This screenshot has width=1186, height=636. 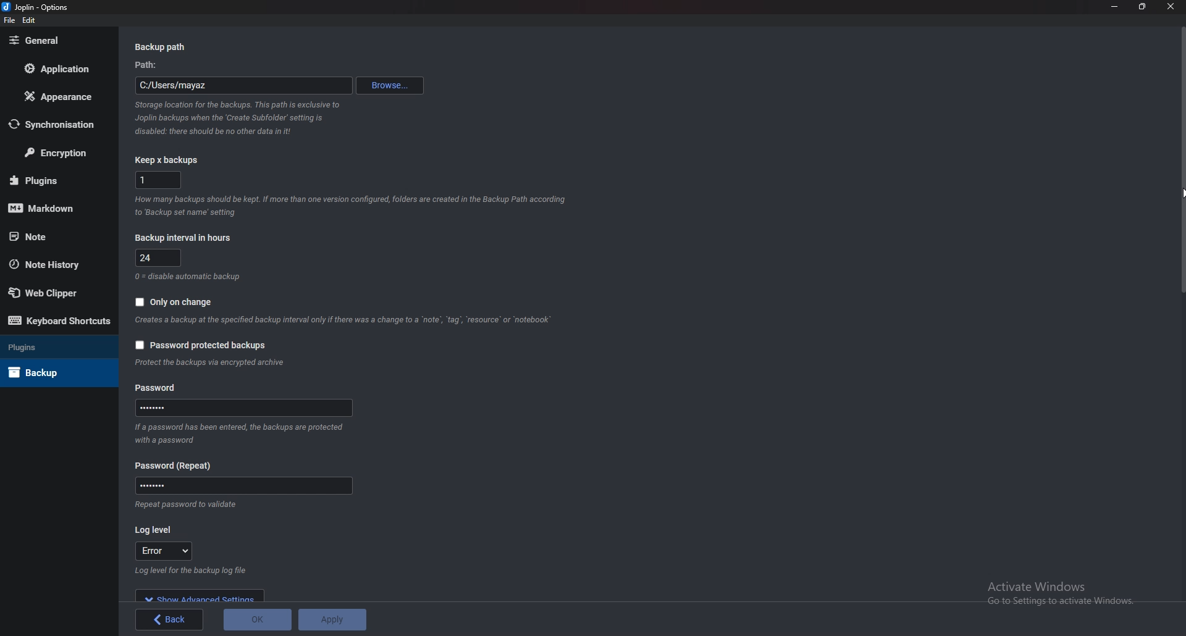 What do you see at coordinates (179, 466) in the screenshot?
I see `Password` at bounding box center [179, 466].